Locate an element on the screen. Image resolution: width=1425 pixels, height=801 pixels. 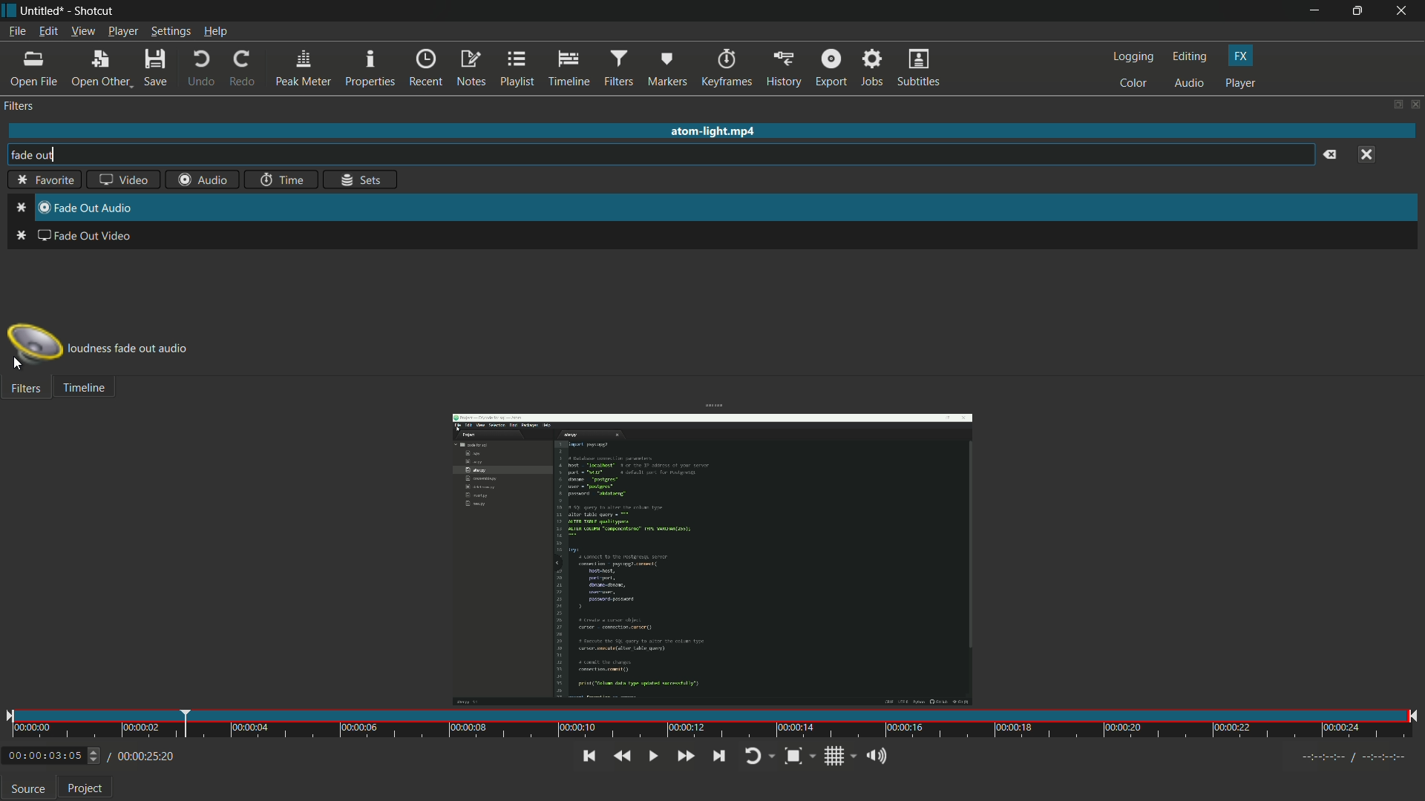
opened file is located at coordinates (710, 553).